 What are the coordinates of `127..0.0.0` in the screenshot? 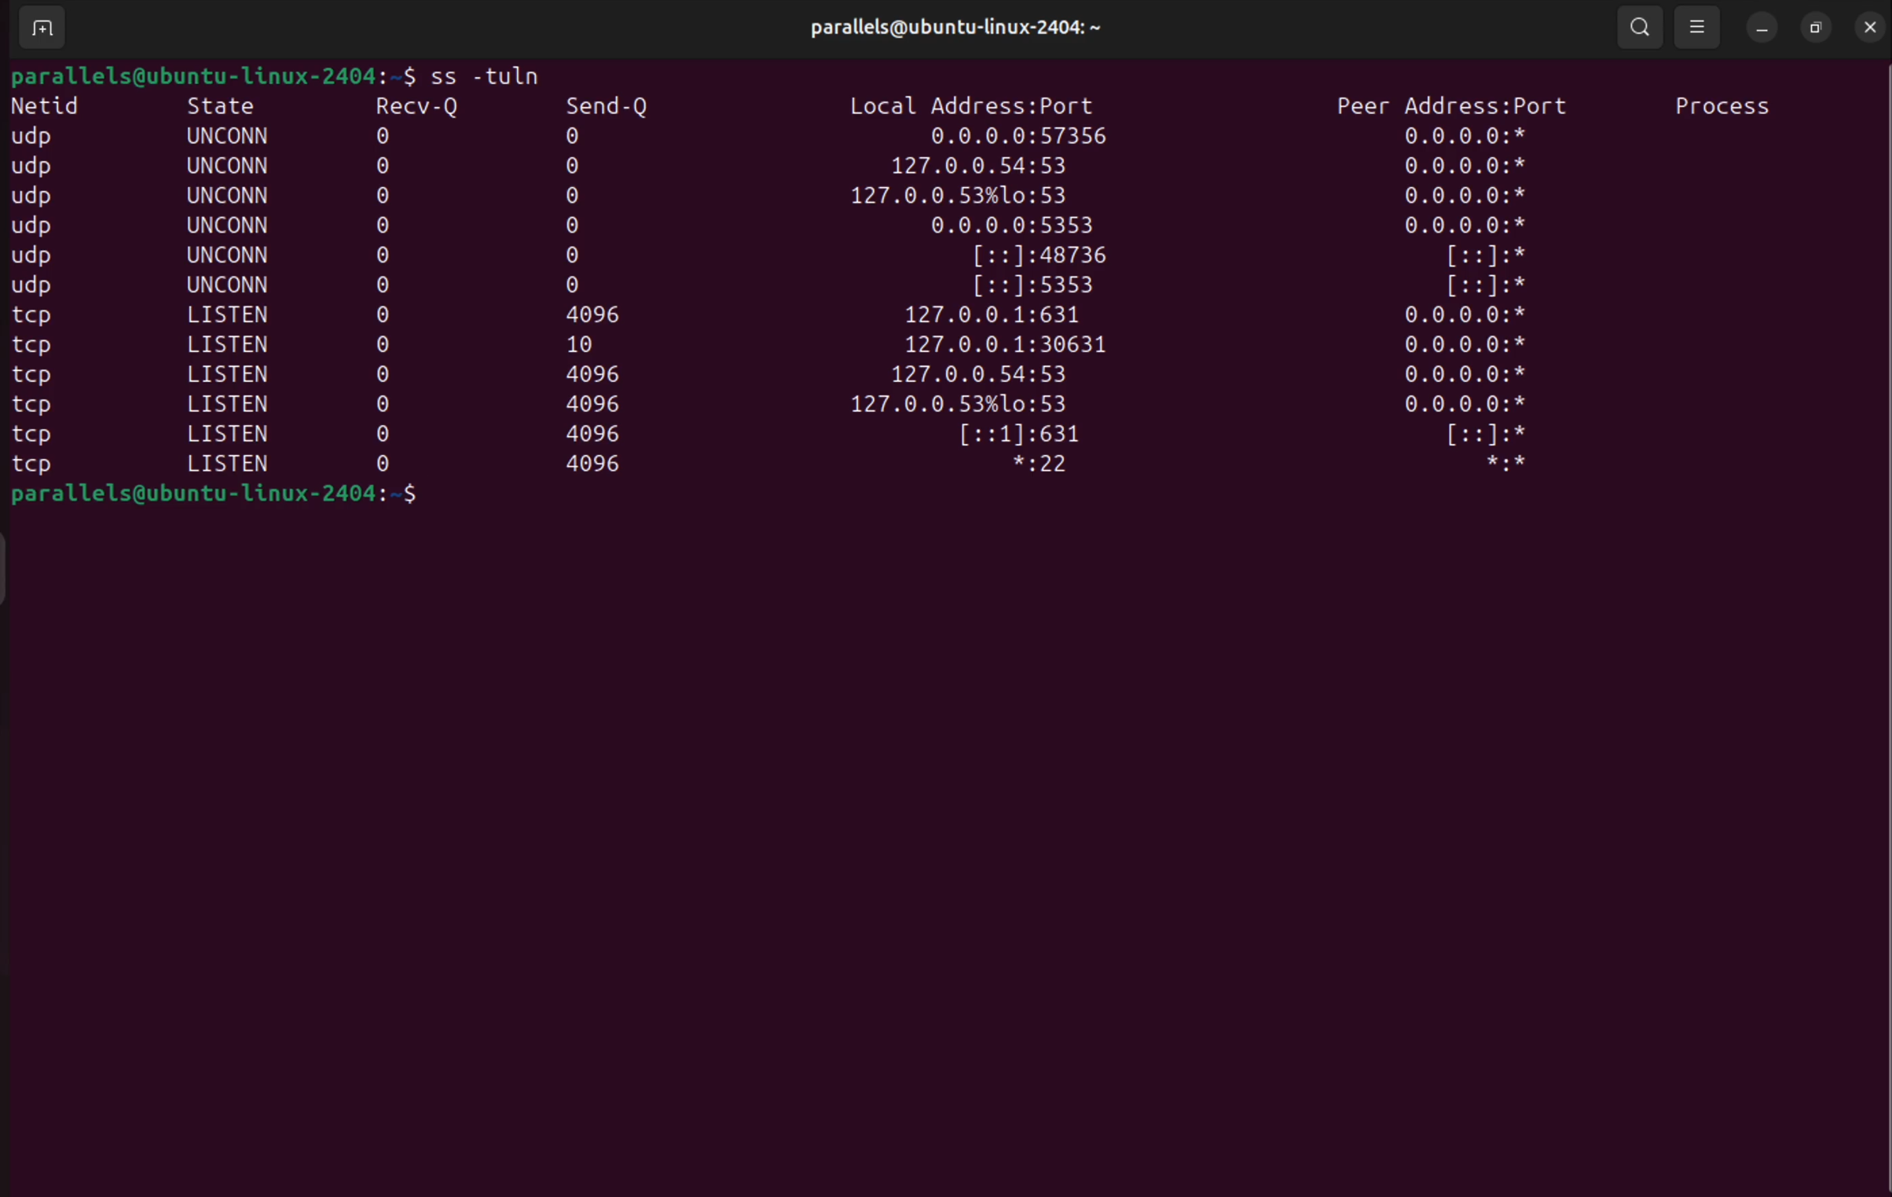 It's located at (975, 196).